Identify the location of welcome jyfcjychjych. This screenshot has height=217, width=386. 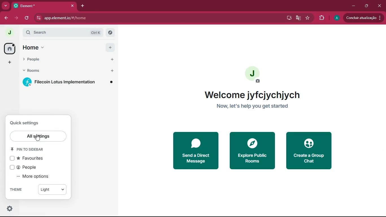
(254, 94).